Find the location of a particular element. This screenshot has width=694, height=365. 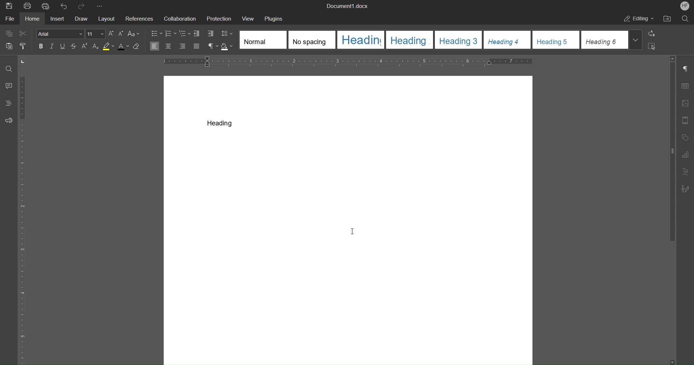

Underline is located at coordinates (63, 47).